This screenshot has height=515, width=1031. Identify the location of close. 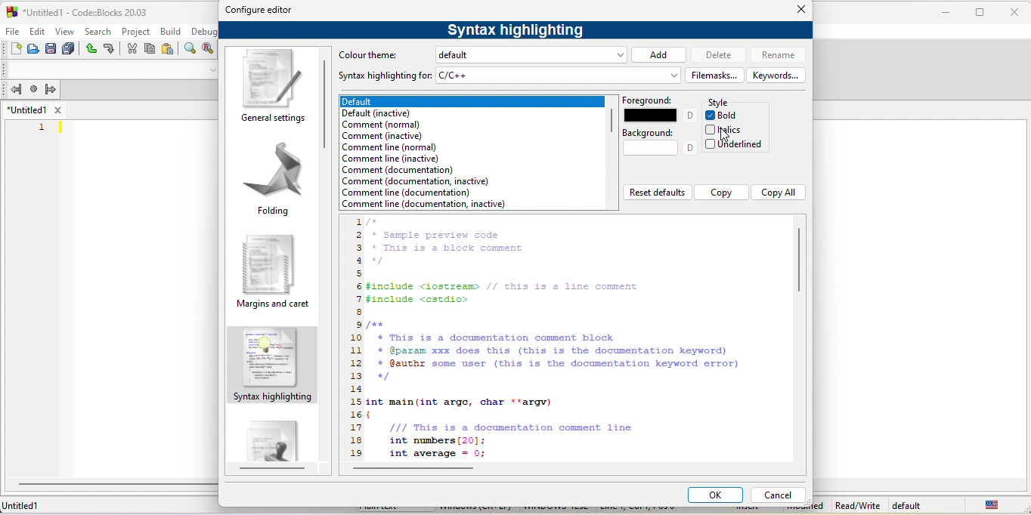
(799, 9).